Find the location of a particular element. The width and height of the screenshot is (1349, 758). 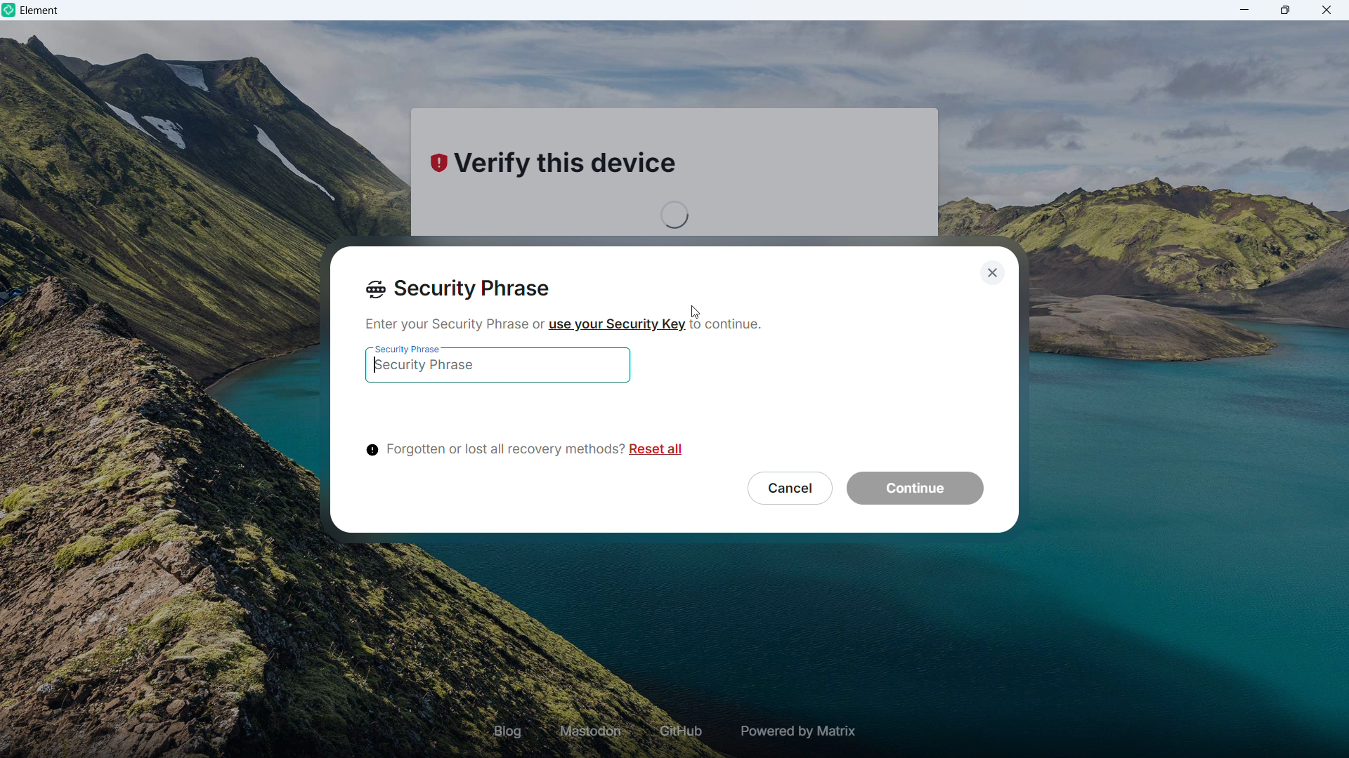

cursor movement is located at coordinates (698, 312).